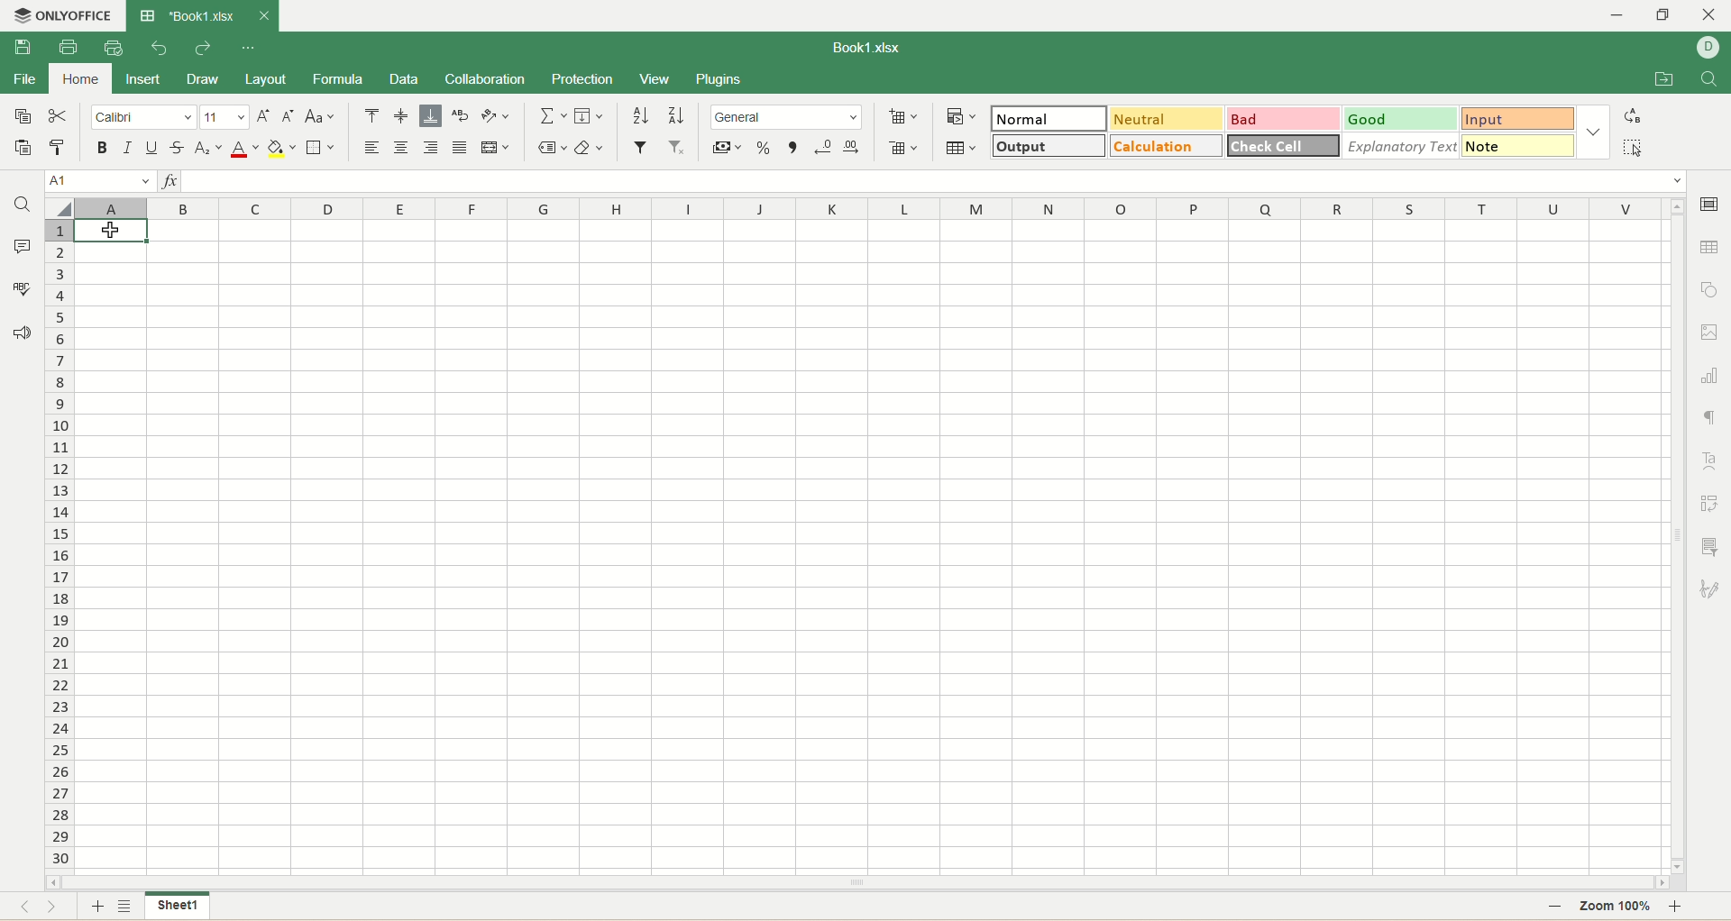 The height and width of the screenshot is (921, 1731). What do you see at coordinates (110, 230) in the screenshot?
I see `active cell` at bounding box center [110, 230].